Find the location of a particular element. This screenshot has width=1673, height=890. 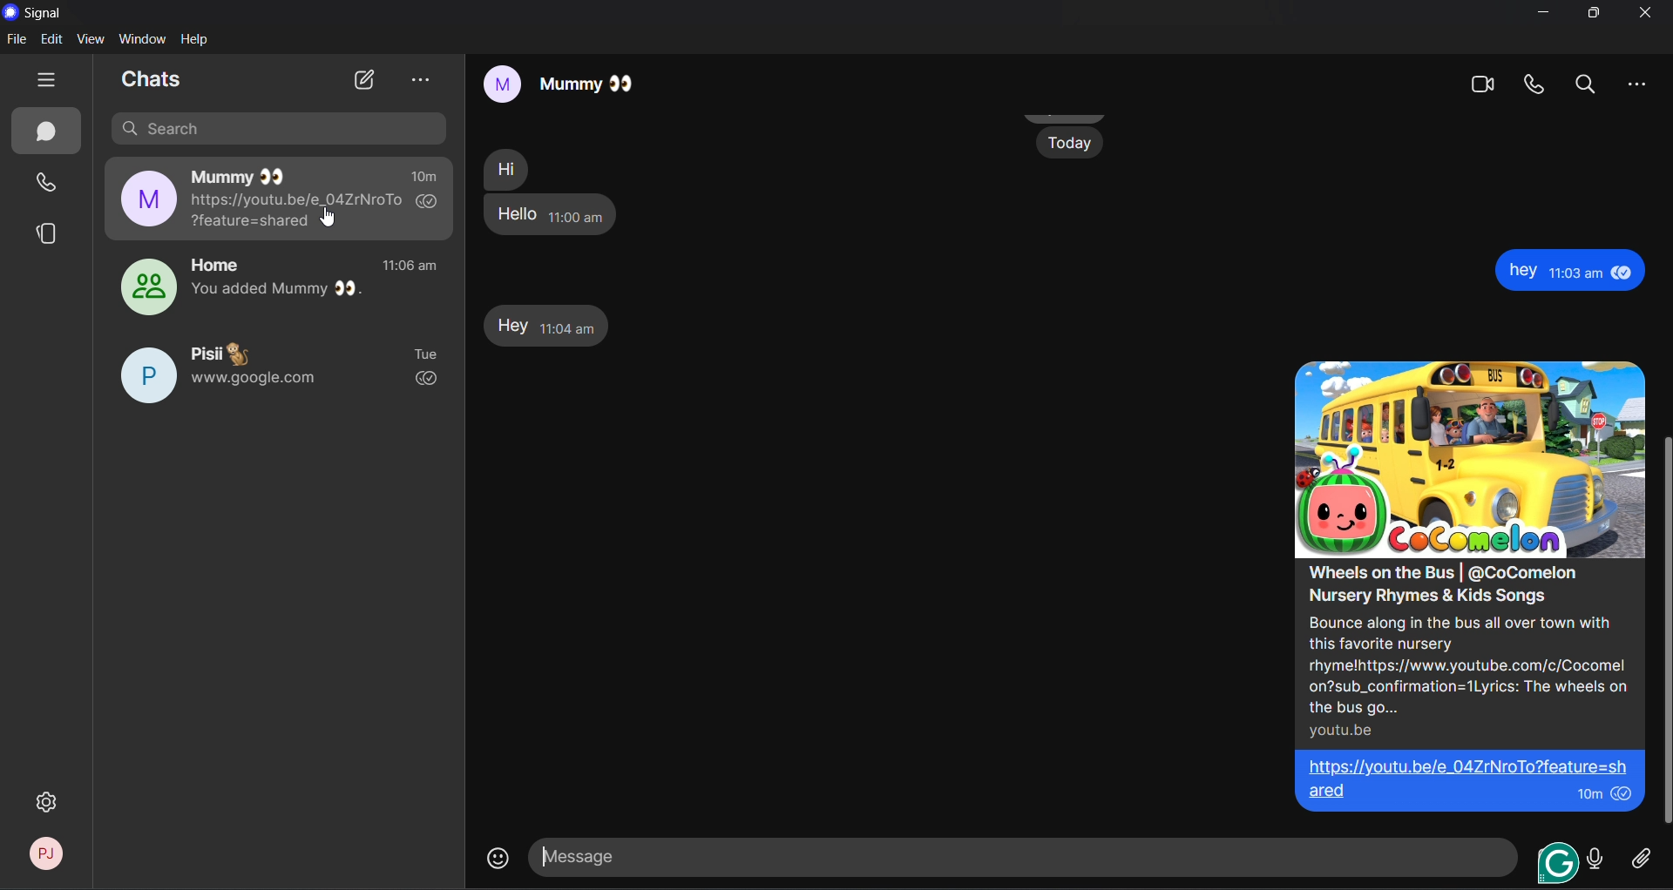

chats is located at coordinates (150, 80).